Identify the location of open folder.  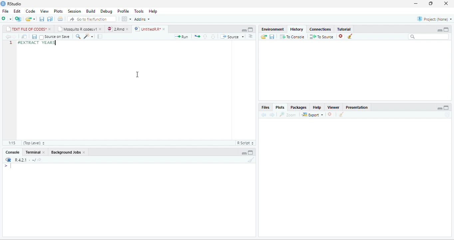
(264, 37).